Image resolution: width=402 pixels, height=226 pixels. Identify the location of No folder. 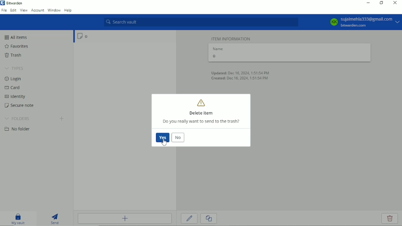
(17, 129).